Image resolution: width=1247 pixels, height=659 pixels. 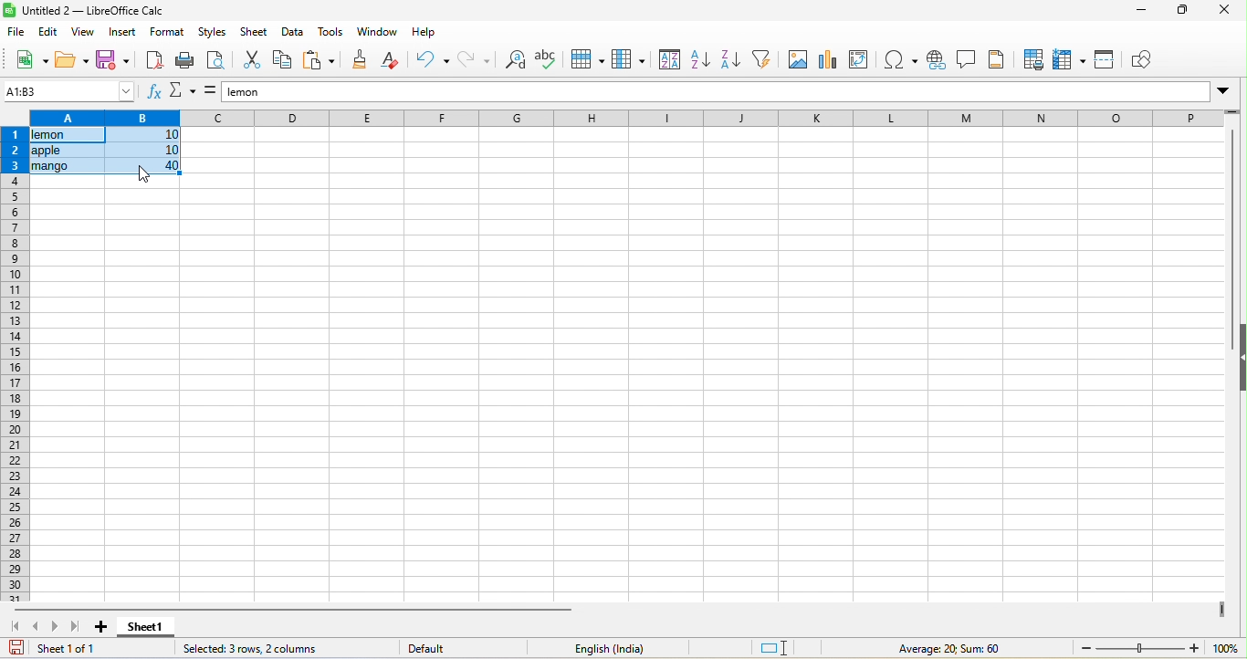 What do you see at coordinates (1138, 11) in the screenshot?
I see `minimize` at bounding box center [1138, 11].